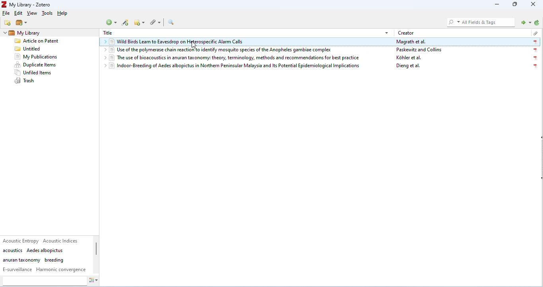 The width and height of the screenshot is (543, 287). What do you see at coordinates (386, 32) in the screenshot?
I see `drop down` at bounding box center [386, 32].